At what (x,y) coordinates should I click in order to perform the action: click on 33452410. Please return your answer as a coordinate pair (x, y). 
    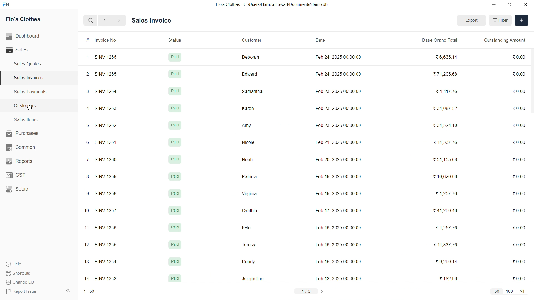
    Looking at the image, I should click on (445, 125).